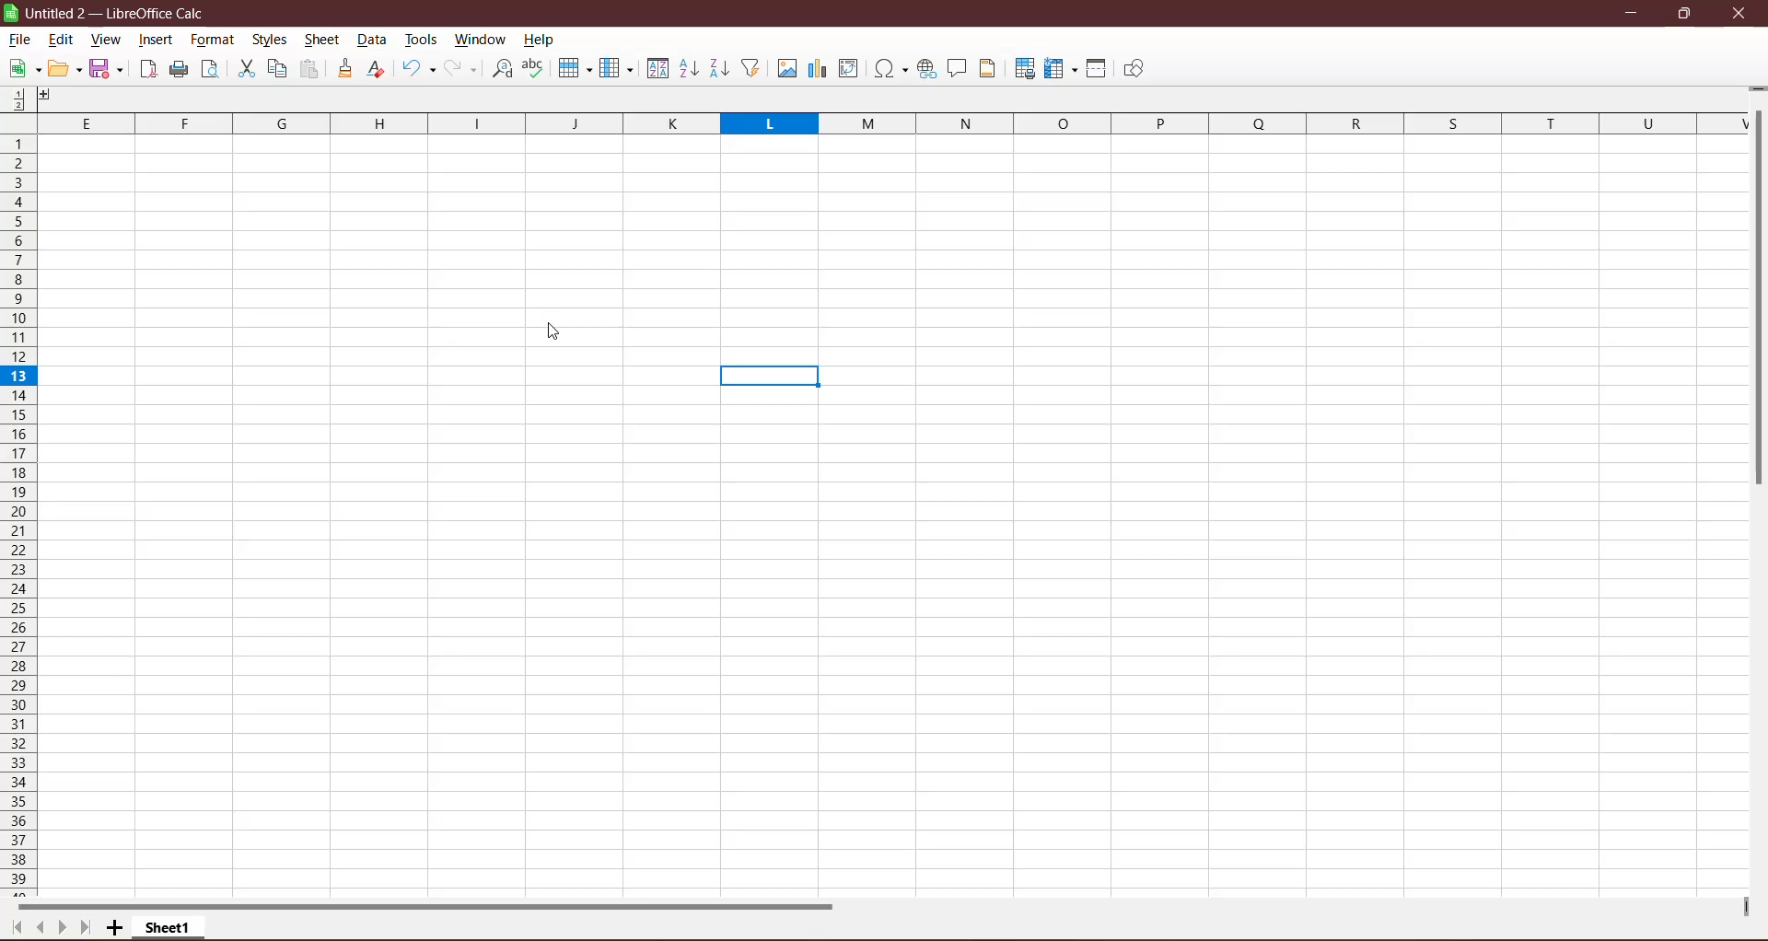  I want to click on Columns, so click(876, 122).